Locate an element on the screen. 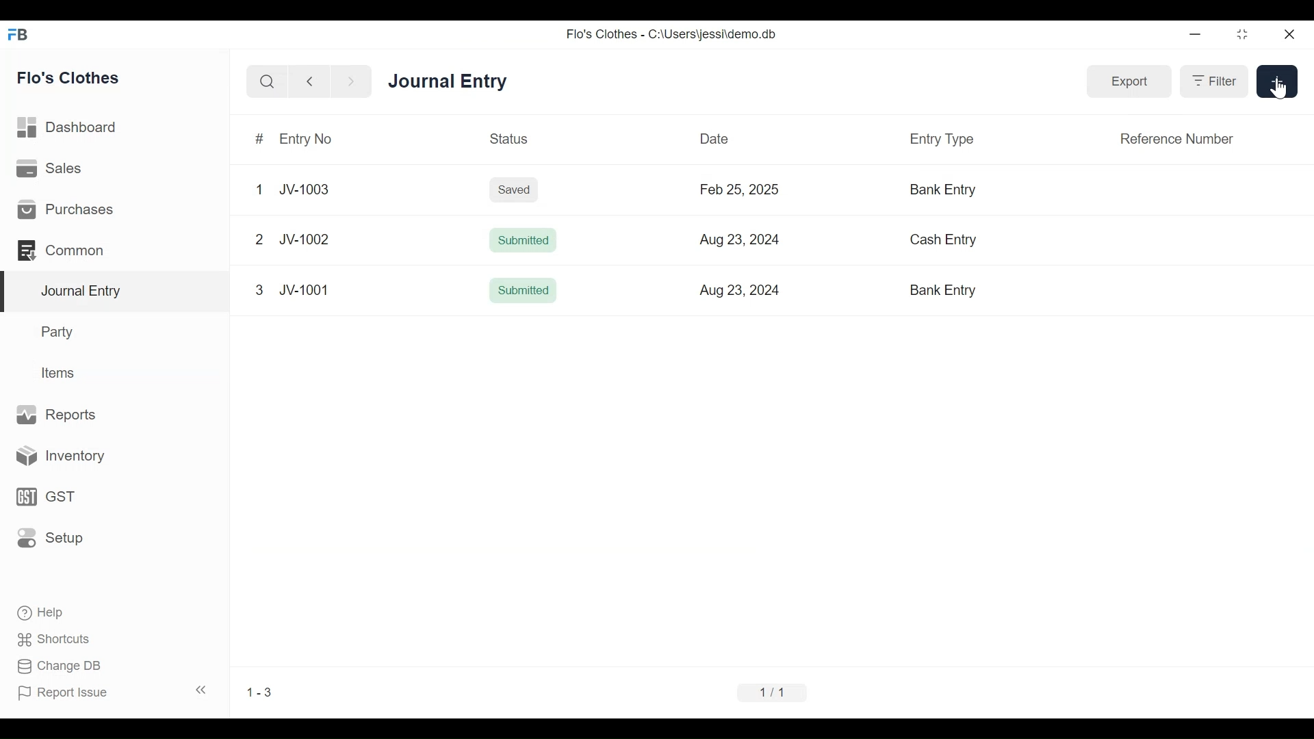 This screenshot has width=1314, height=739. Party is located at coordinates (60, 331).